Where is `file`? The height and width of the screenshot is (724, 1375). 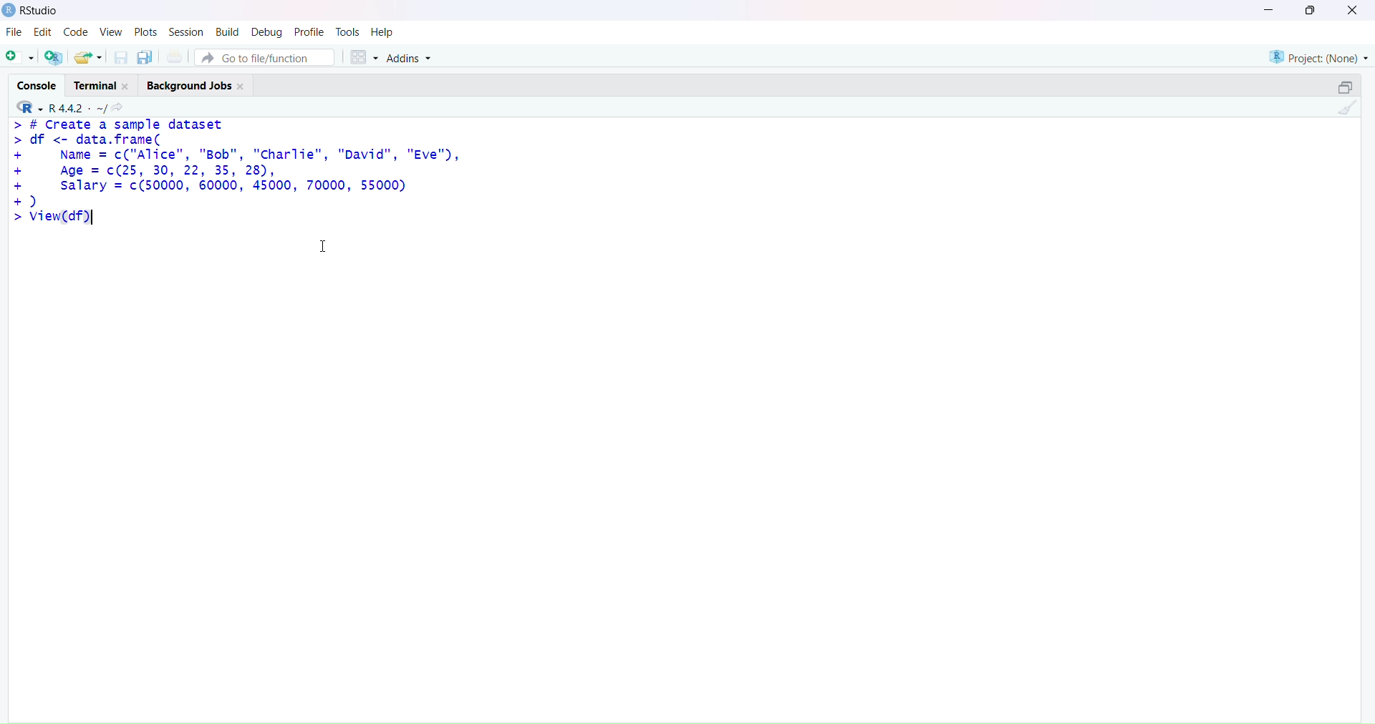
file is located at coordinates (14, 33).